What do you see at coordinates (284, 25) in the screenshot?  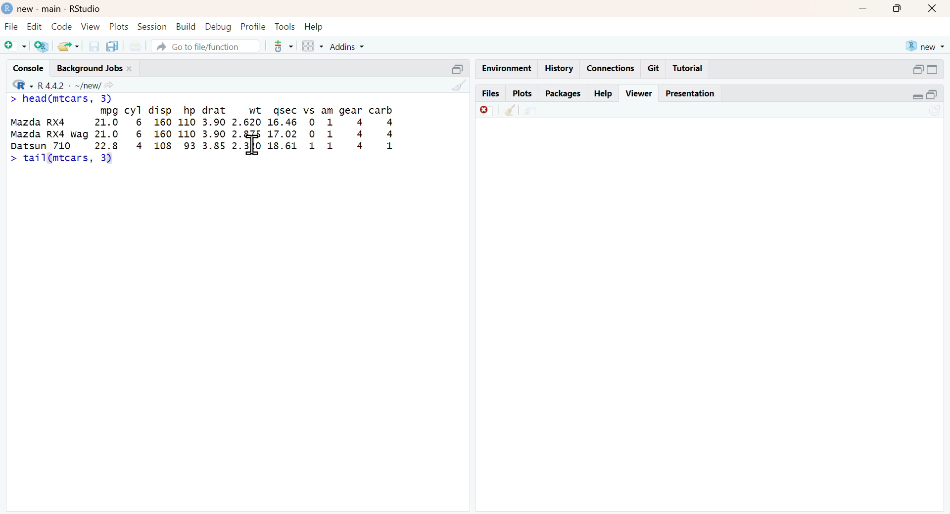 I see `Tools` at bounding box center [284, 25].